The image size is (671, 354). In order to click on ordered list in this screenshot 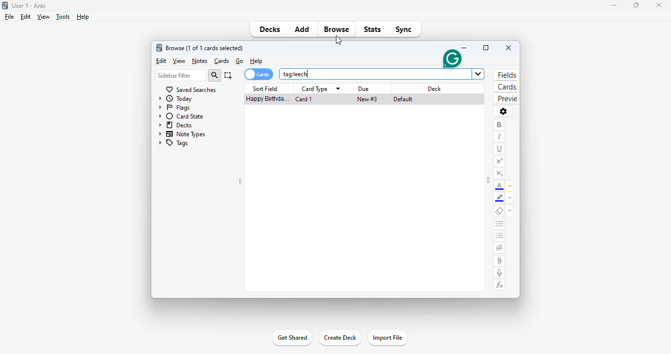, I will do `click(499, 236)`.